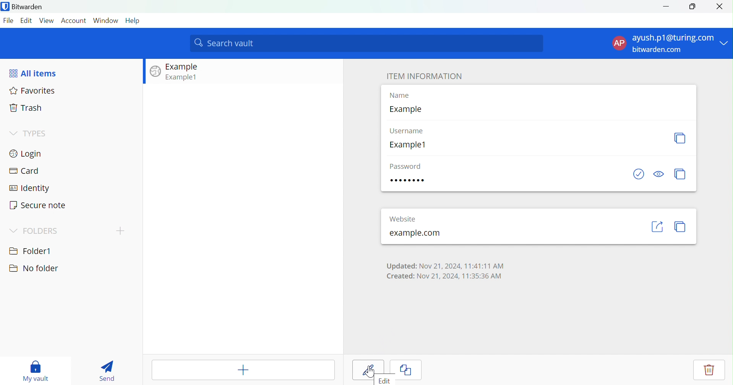 Image resolution: width=733 pixels, height=385 pixels. Describe the element at coordinates (385, 380) in the screenshot. I see `Edit` at that location.